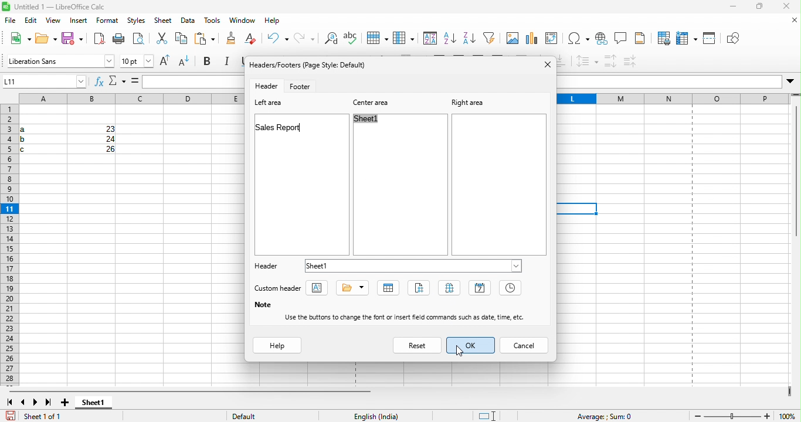 This screenshot has width=801, height=422. I want to click on minimize, so click(734, 8).